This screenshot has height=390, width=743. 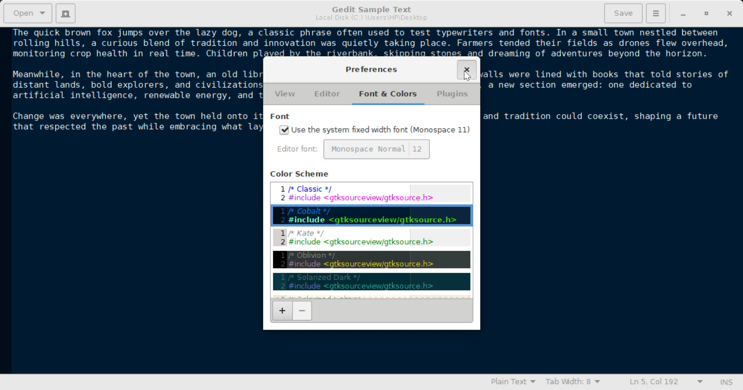 What do you see at coordinates (451, 95) in the screenshot?
I see `Plugins Tab` at bounding box center [451, 95].